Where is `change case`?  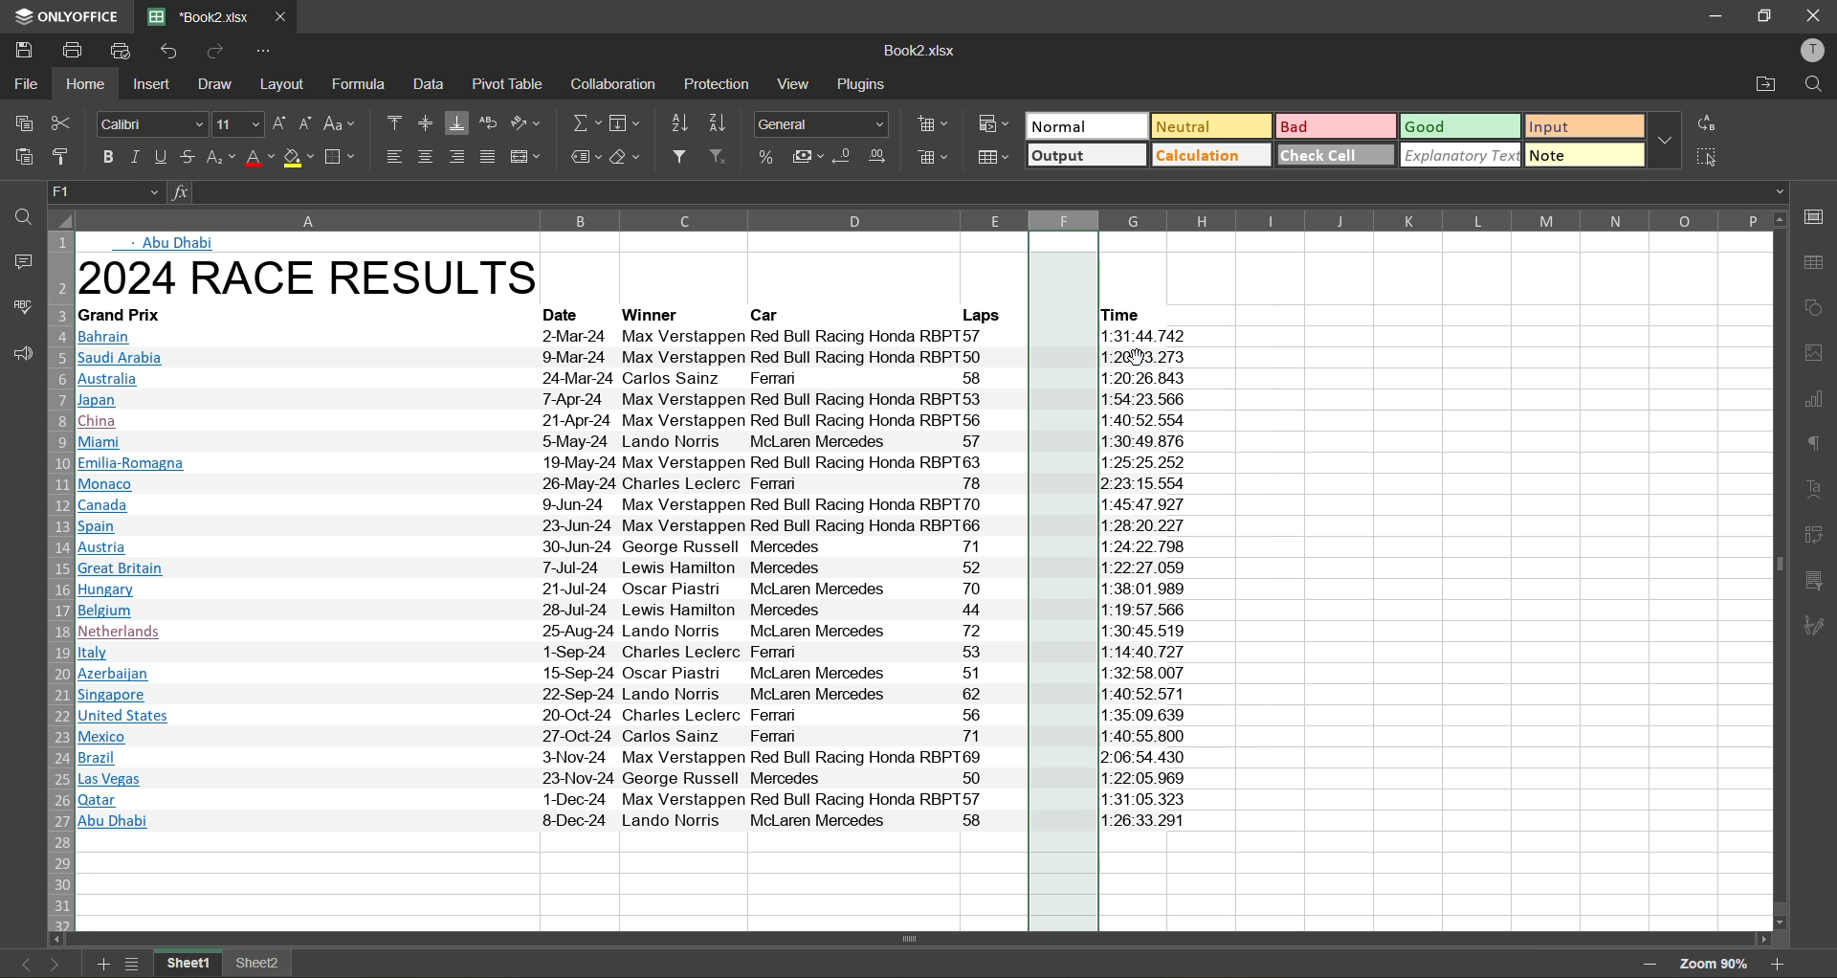 change case is located at coordinates (340, 123).